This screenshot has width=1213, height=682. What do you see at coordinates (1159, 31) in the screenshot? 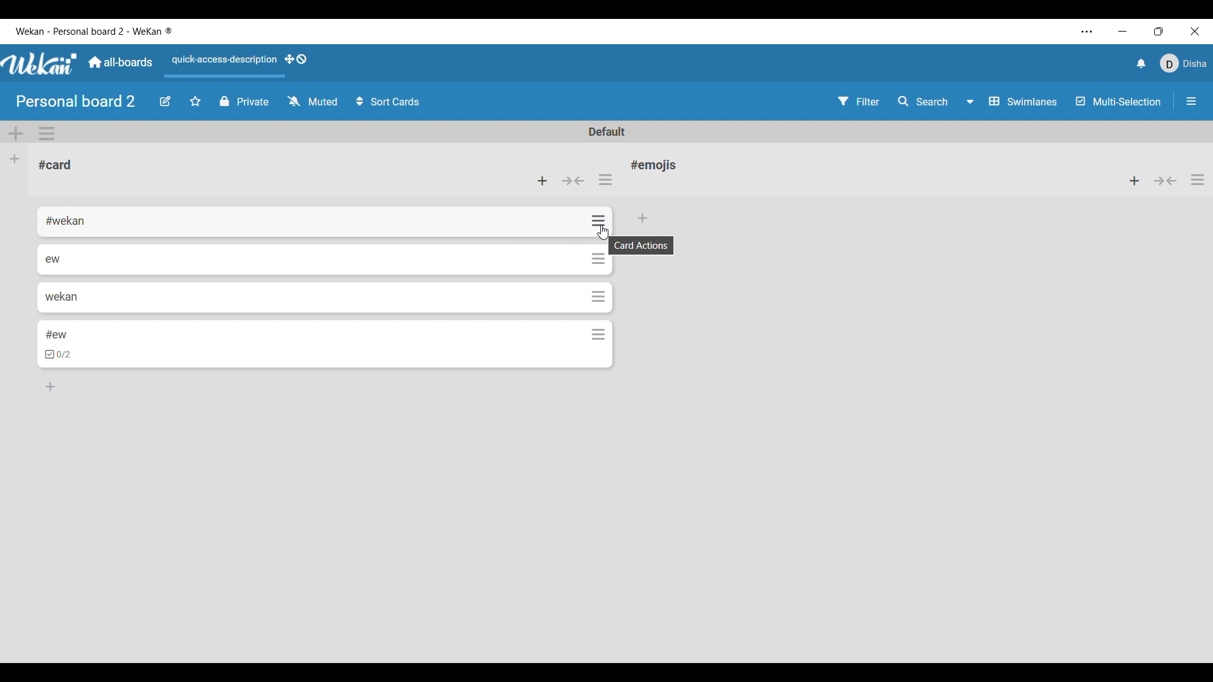
I see `Show interface in a smaller tab` at bounding box center [1159, 31].